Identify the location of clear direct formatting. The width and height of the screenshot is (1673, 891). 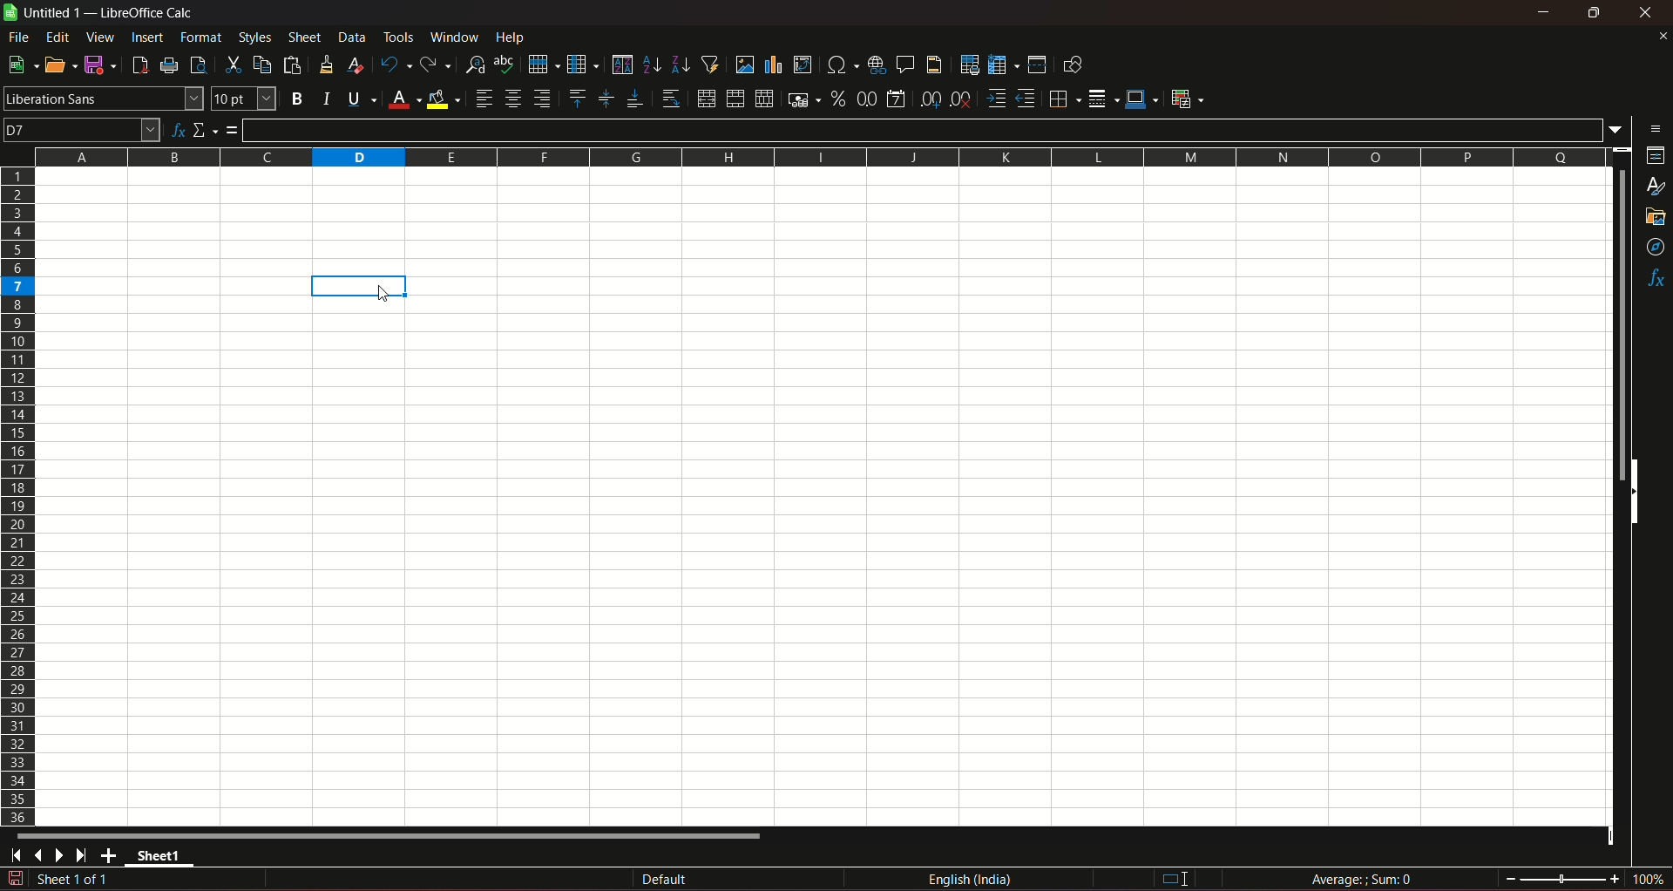
(358, 65).